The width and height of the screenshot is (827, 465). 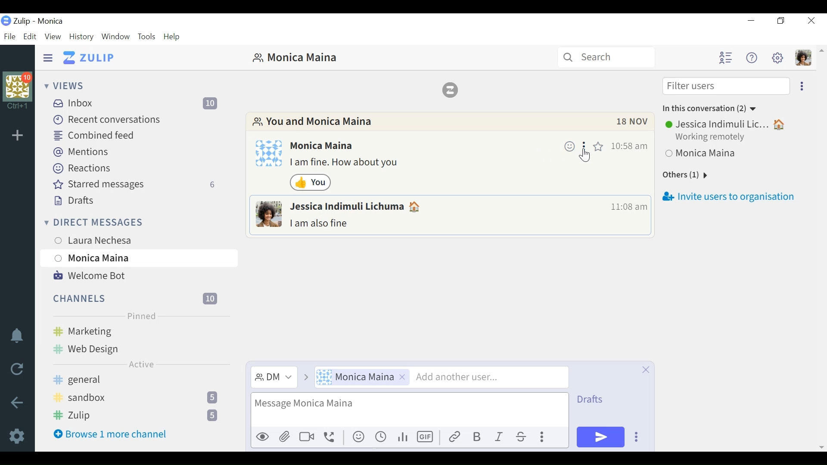 I want to click on recents, so click(x=382, y=437).